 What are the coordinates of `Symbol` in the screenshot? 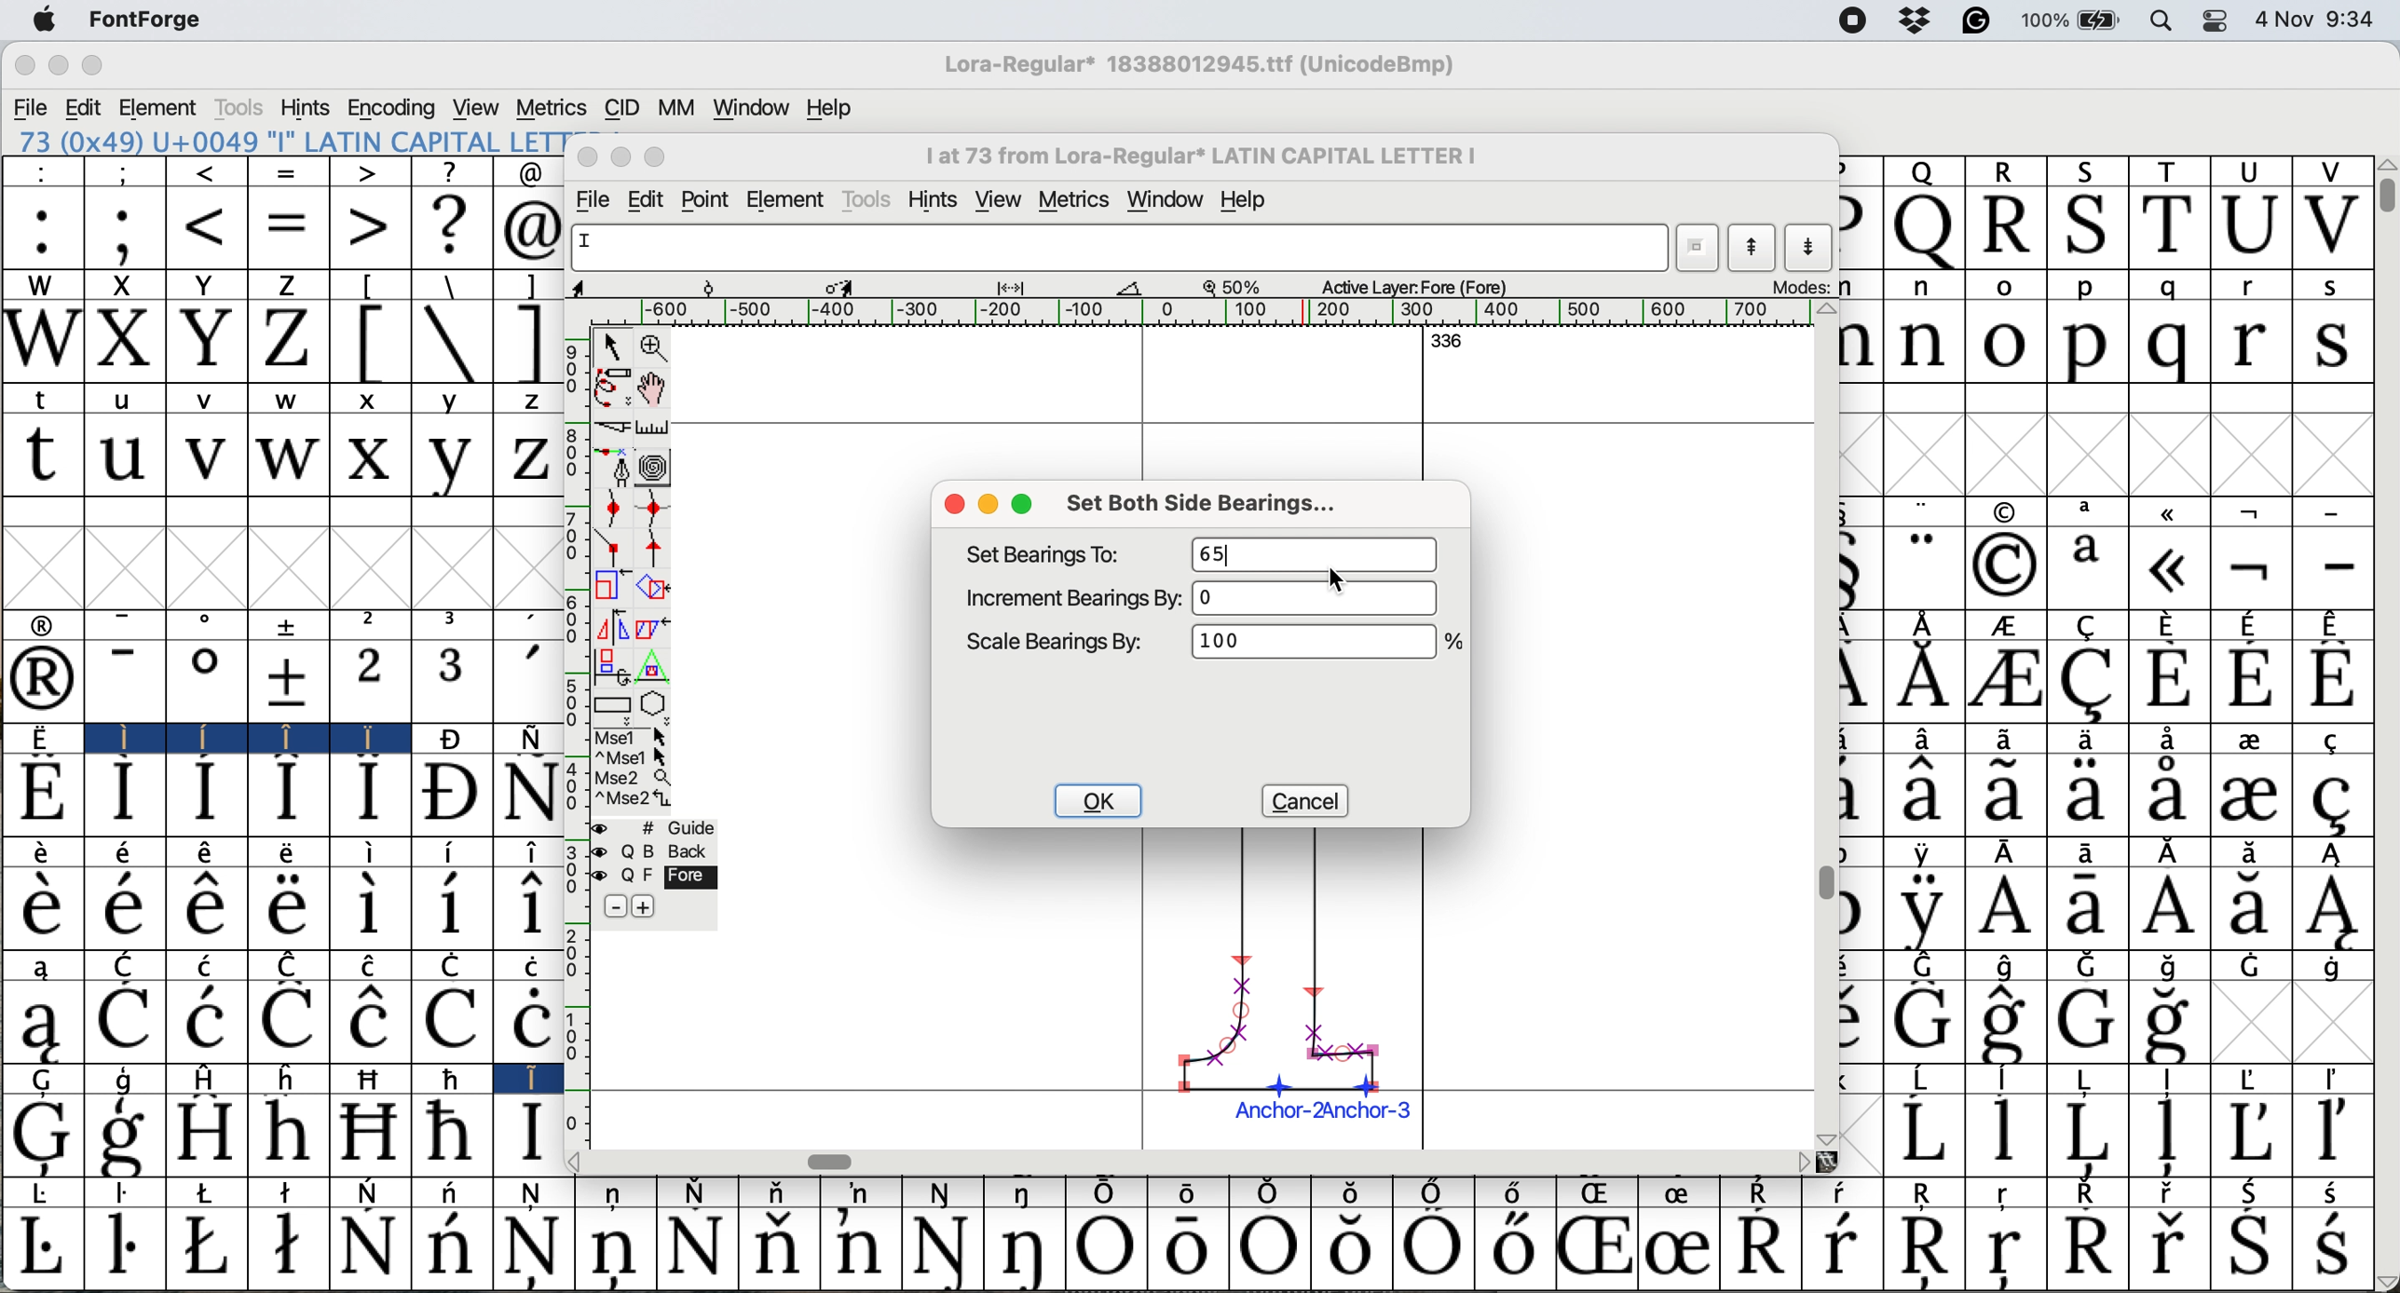 It's located at (2084, 1134).